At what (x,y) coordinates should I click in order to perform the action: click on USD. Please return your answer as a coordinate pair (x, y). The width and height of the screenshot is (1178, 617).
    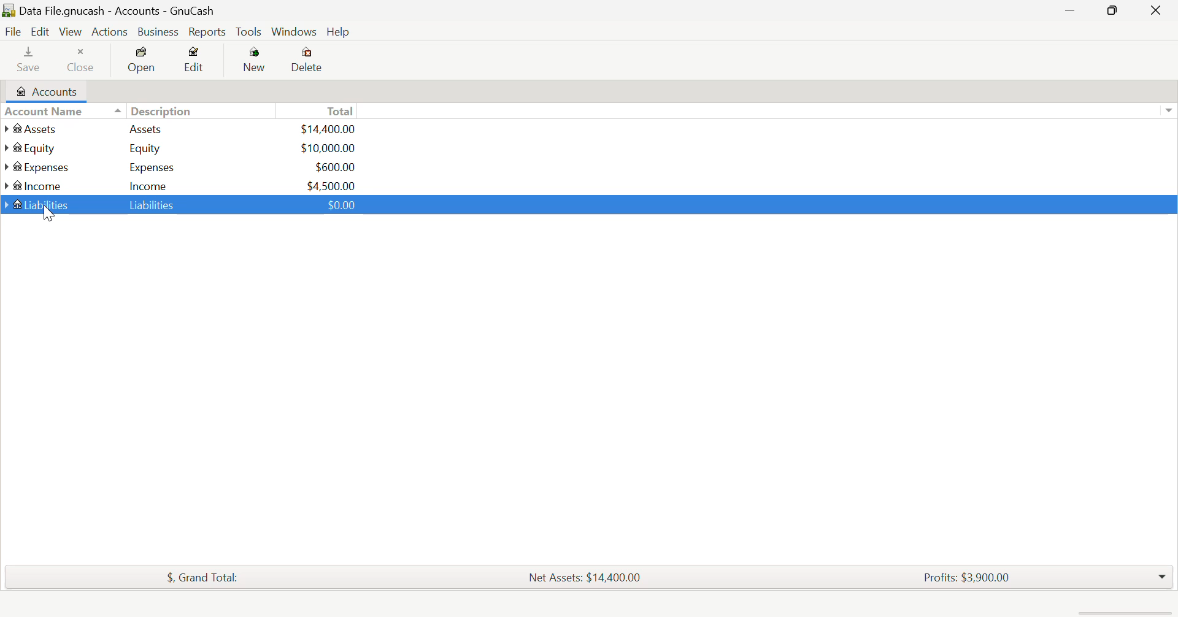
    Looking at the image, I should click on (338, 204).